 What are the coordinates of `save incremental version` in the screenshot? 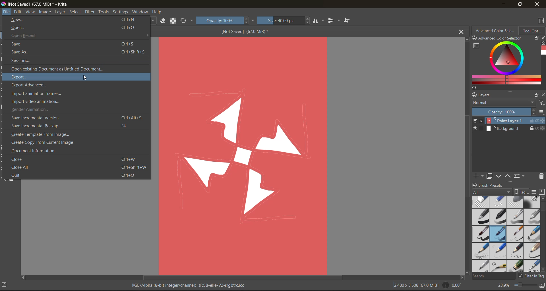 It's located at (77, 118).